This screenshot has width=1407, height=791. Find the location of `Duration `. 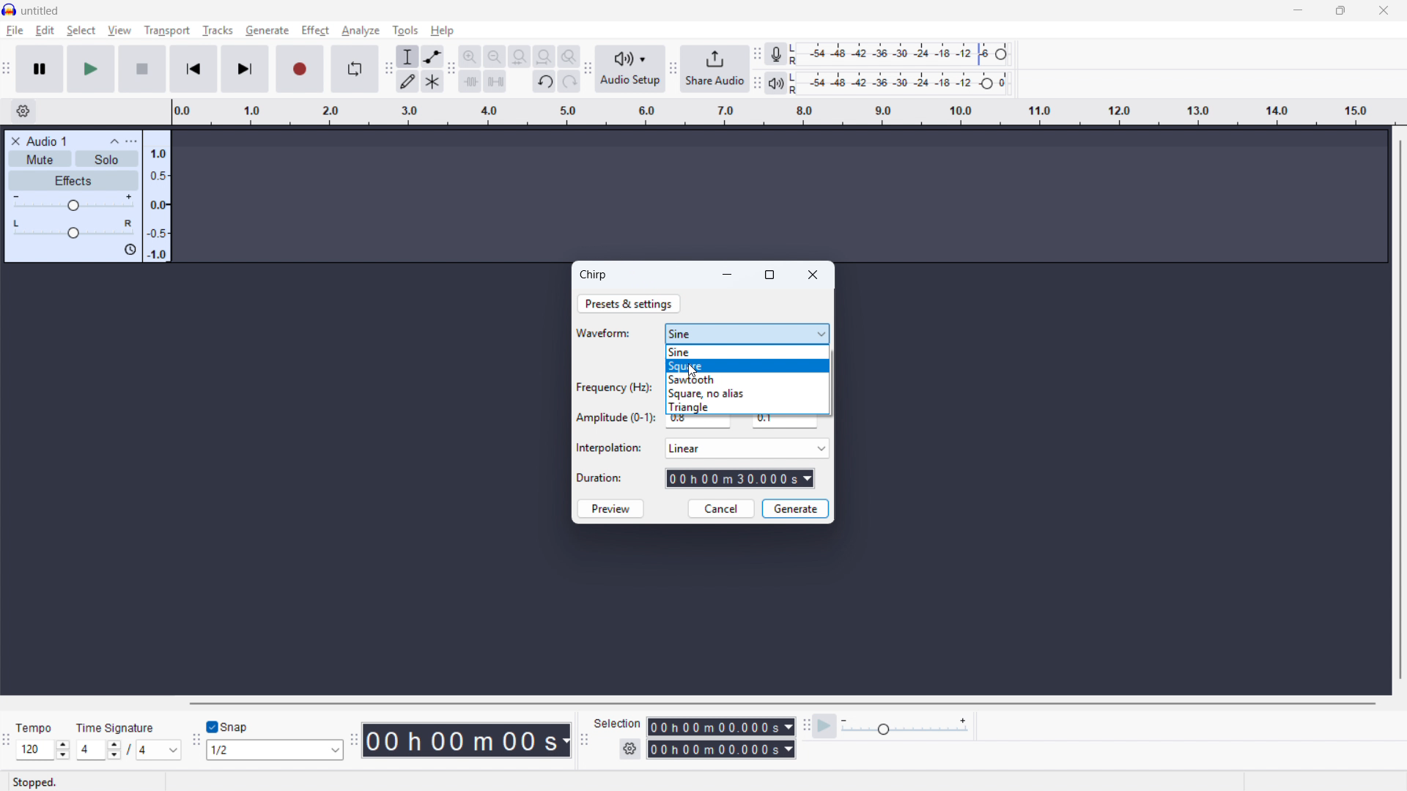

Duration  is located at coordinates (740, 478).